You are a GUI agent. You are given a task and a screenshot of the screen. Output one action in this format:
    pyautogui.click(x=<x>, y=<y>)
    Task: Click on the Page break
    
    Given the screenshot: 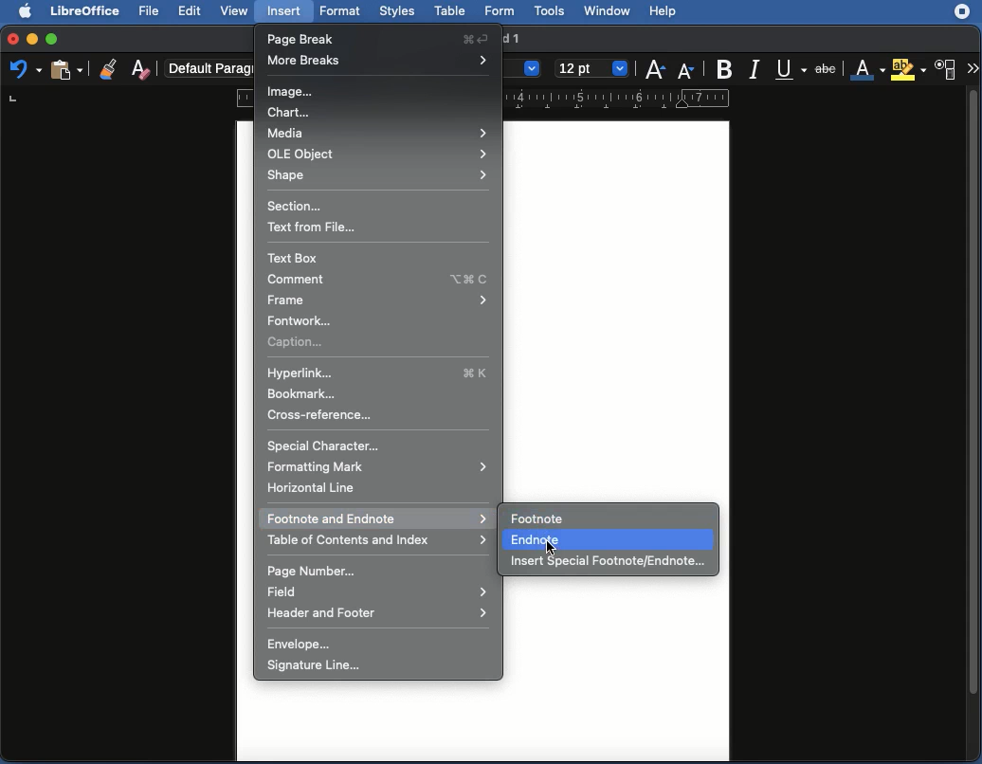 What is the action you would take?
    pyautogui.click(x=380, y=38)
    